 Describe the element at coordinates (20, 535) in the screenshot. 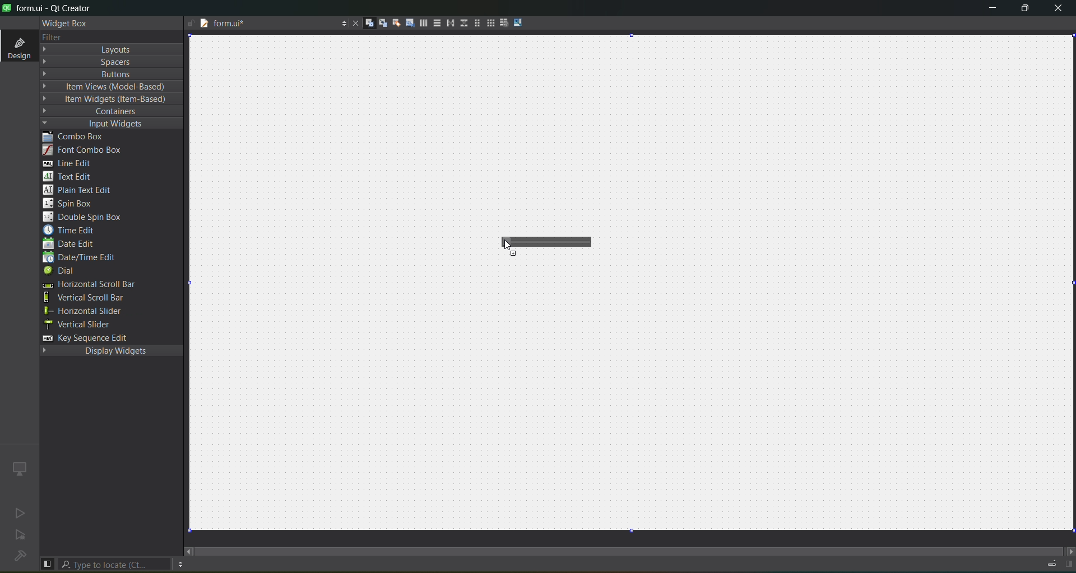

I see `no active project` at that location.